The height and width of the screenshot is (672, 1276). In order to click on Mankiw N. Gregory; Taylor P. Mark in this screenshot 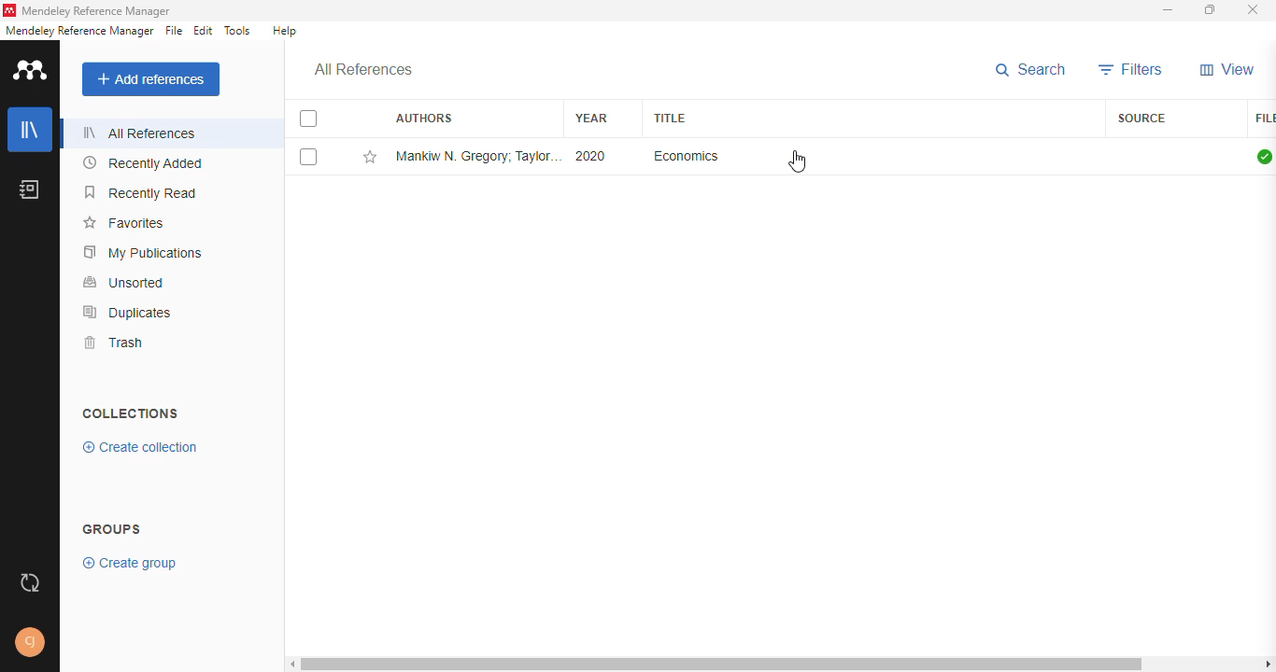, I will do `click(477, 155)`.